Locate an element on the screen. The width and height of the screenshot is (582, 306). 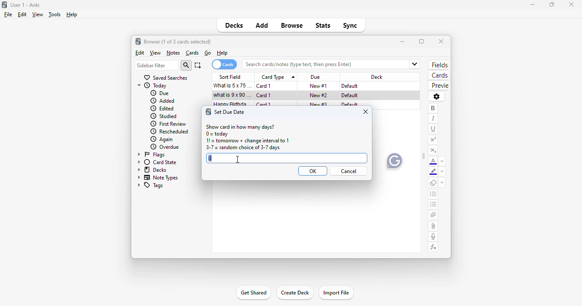
again is located at coordinates (161, 139).